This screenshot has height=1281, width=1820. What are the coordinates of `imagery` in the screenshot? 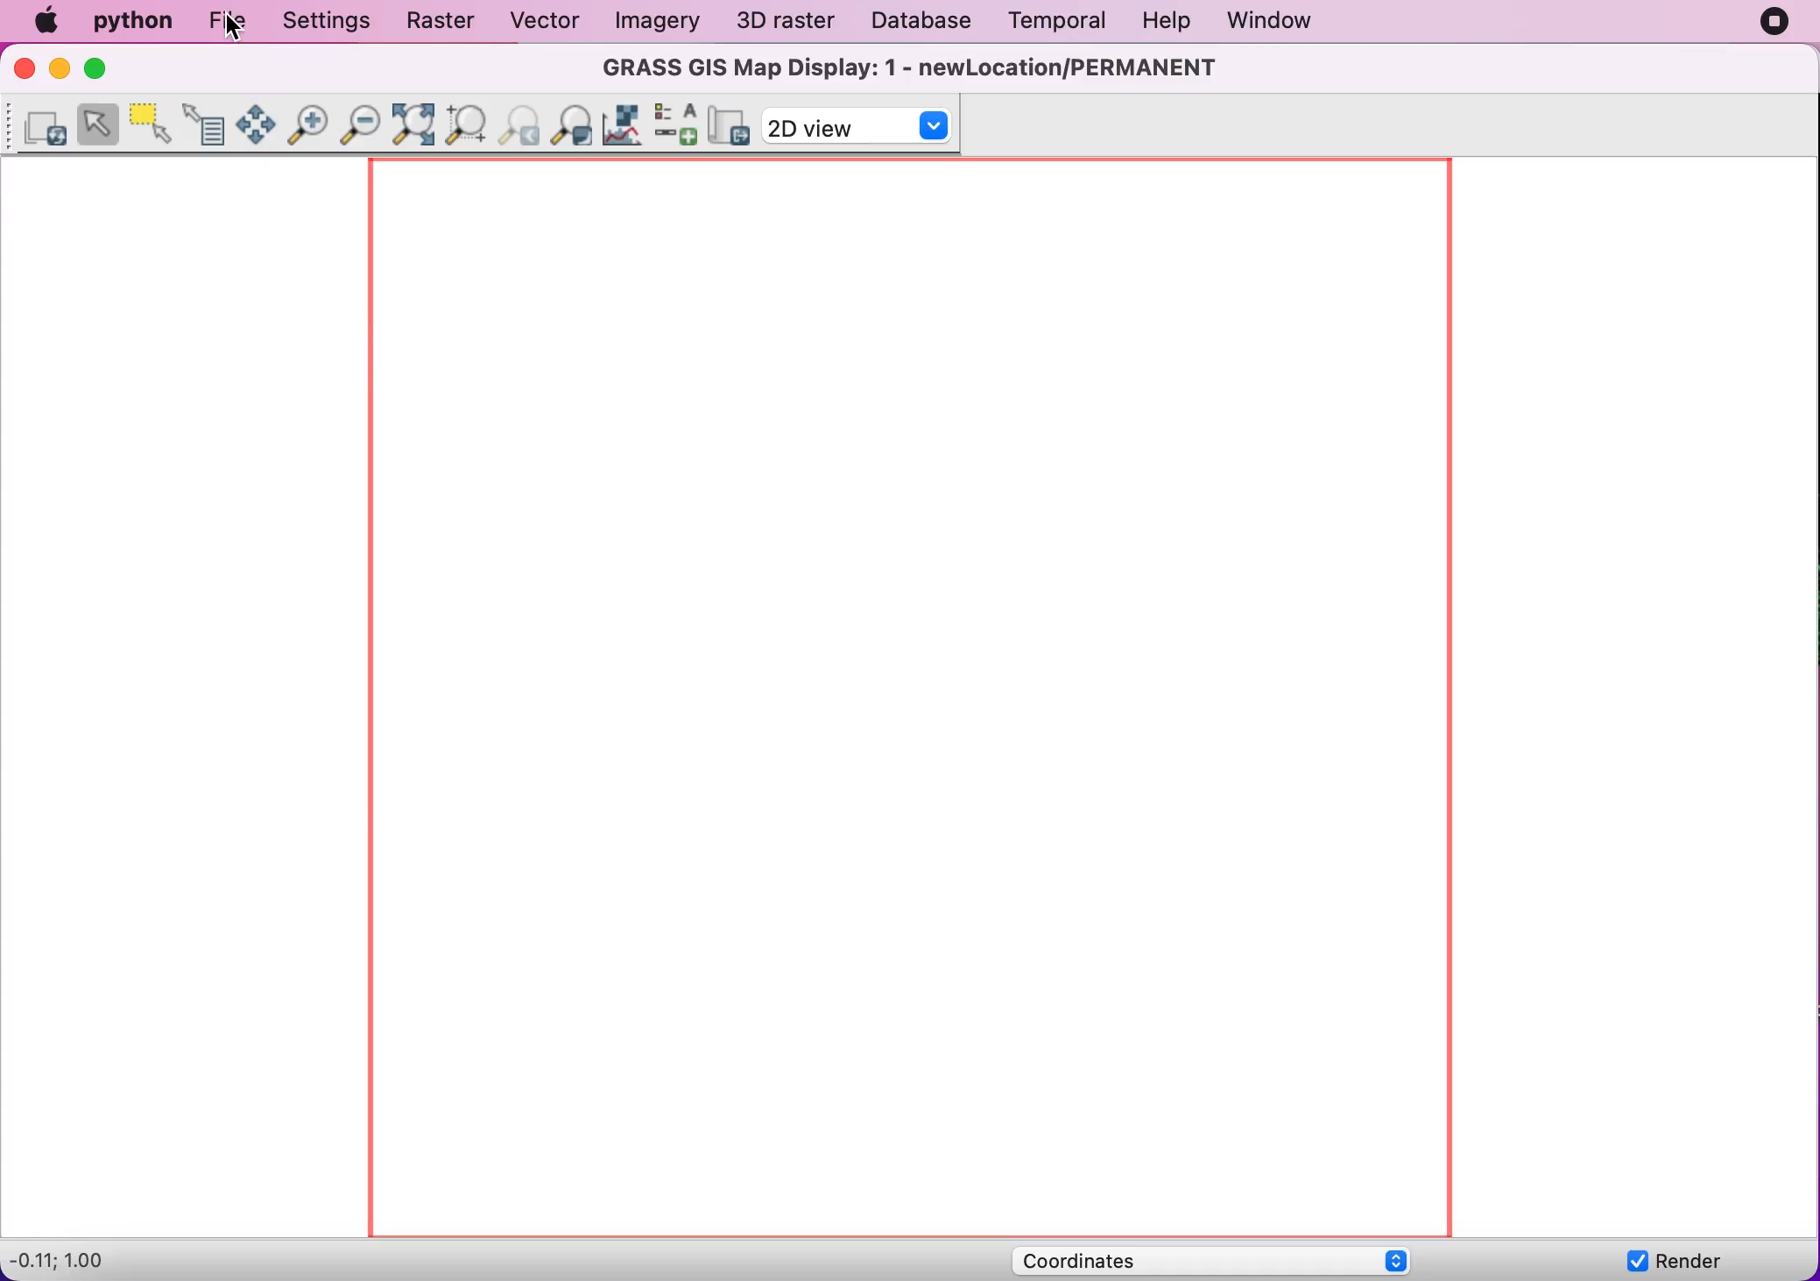 It's located at (661, 23).